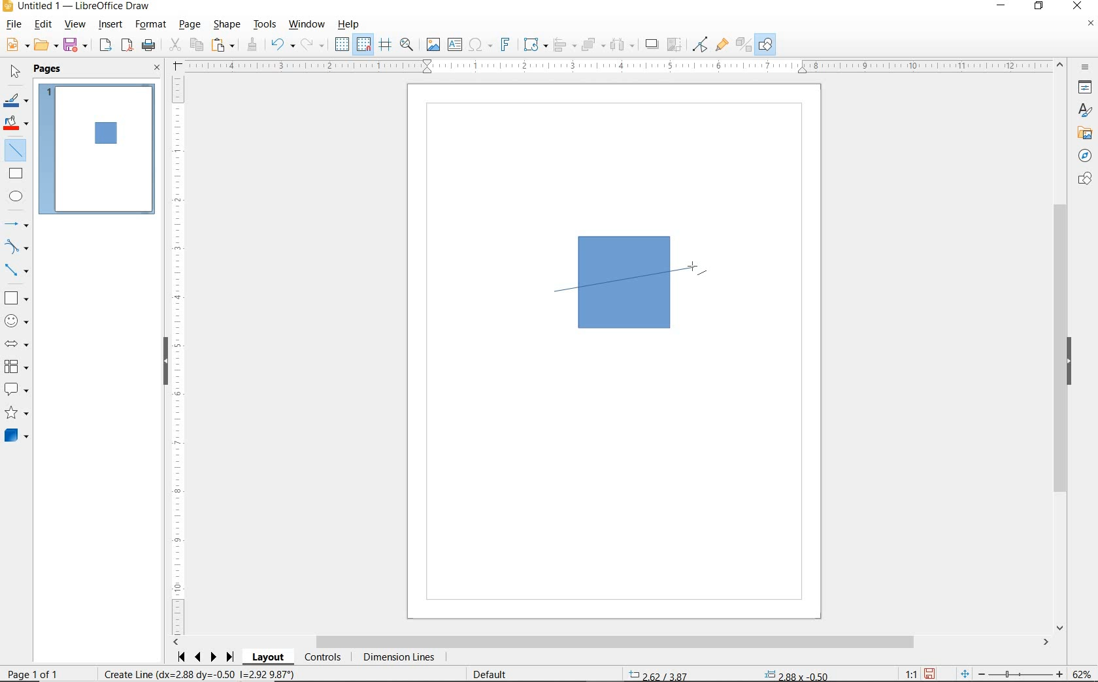 The width and height of the screenshot is (1098, 682). What do you see at coordinates (505, 44) in the screenshot?
I see `INSERT FRONTWORK TEXT` at bounding box center [505, 44].